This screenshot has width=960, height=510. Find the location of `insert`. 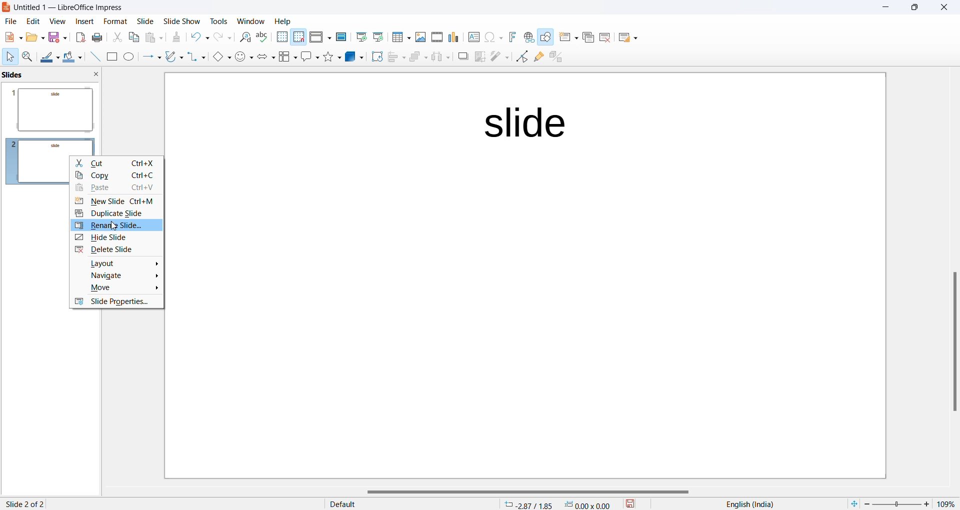

insert is located at coordinates (80, 22).